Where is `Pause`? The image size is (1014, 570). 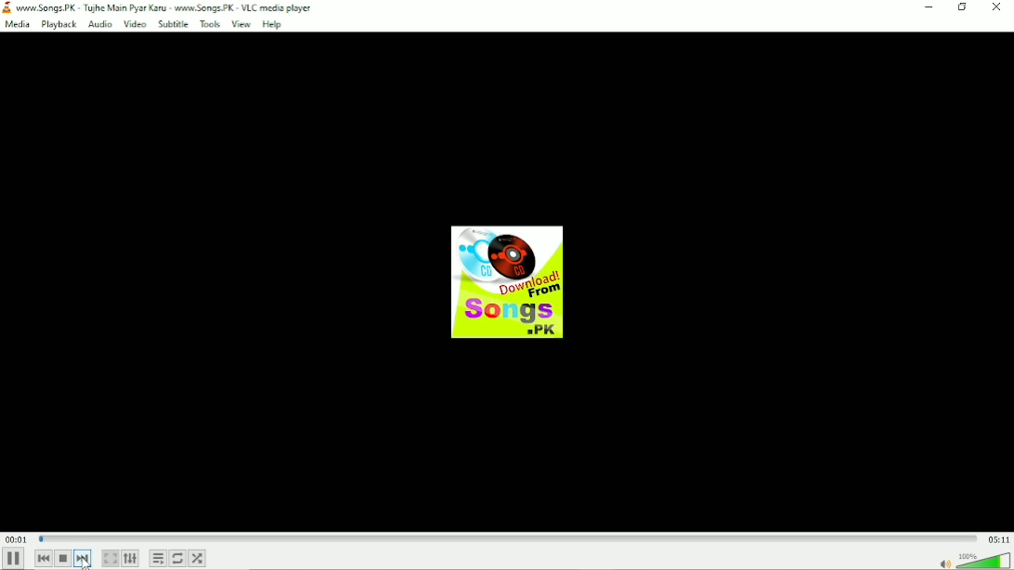
Pause is located at coordinates (13, 560).